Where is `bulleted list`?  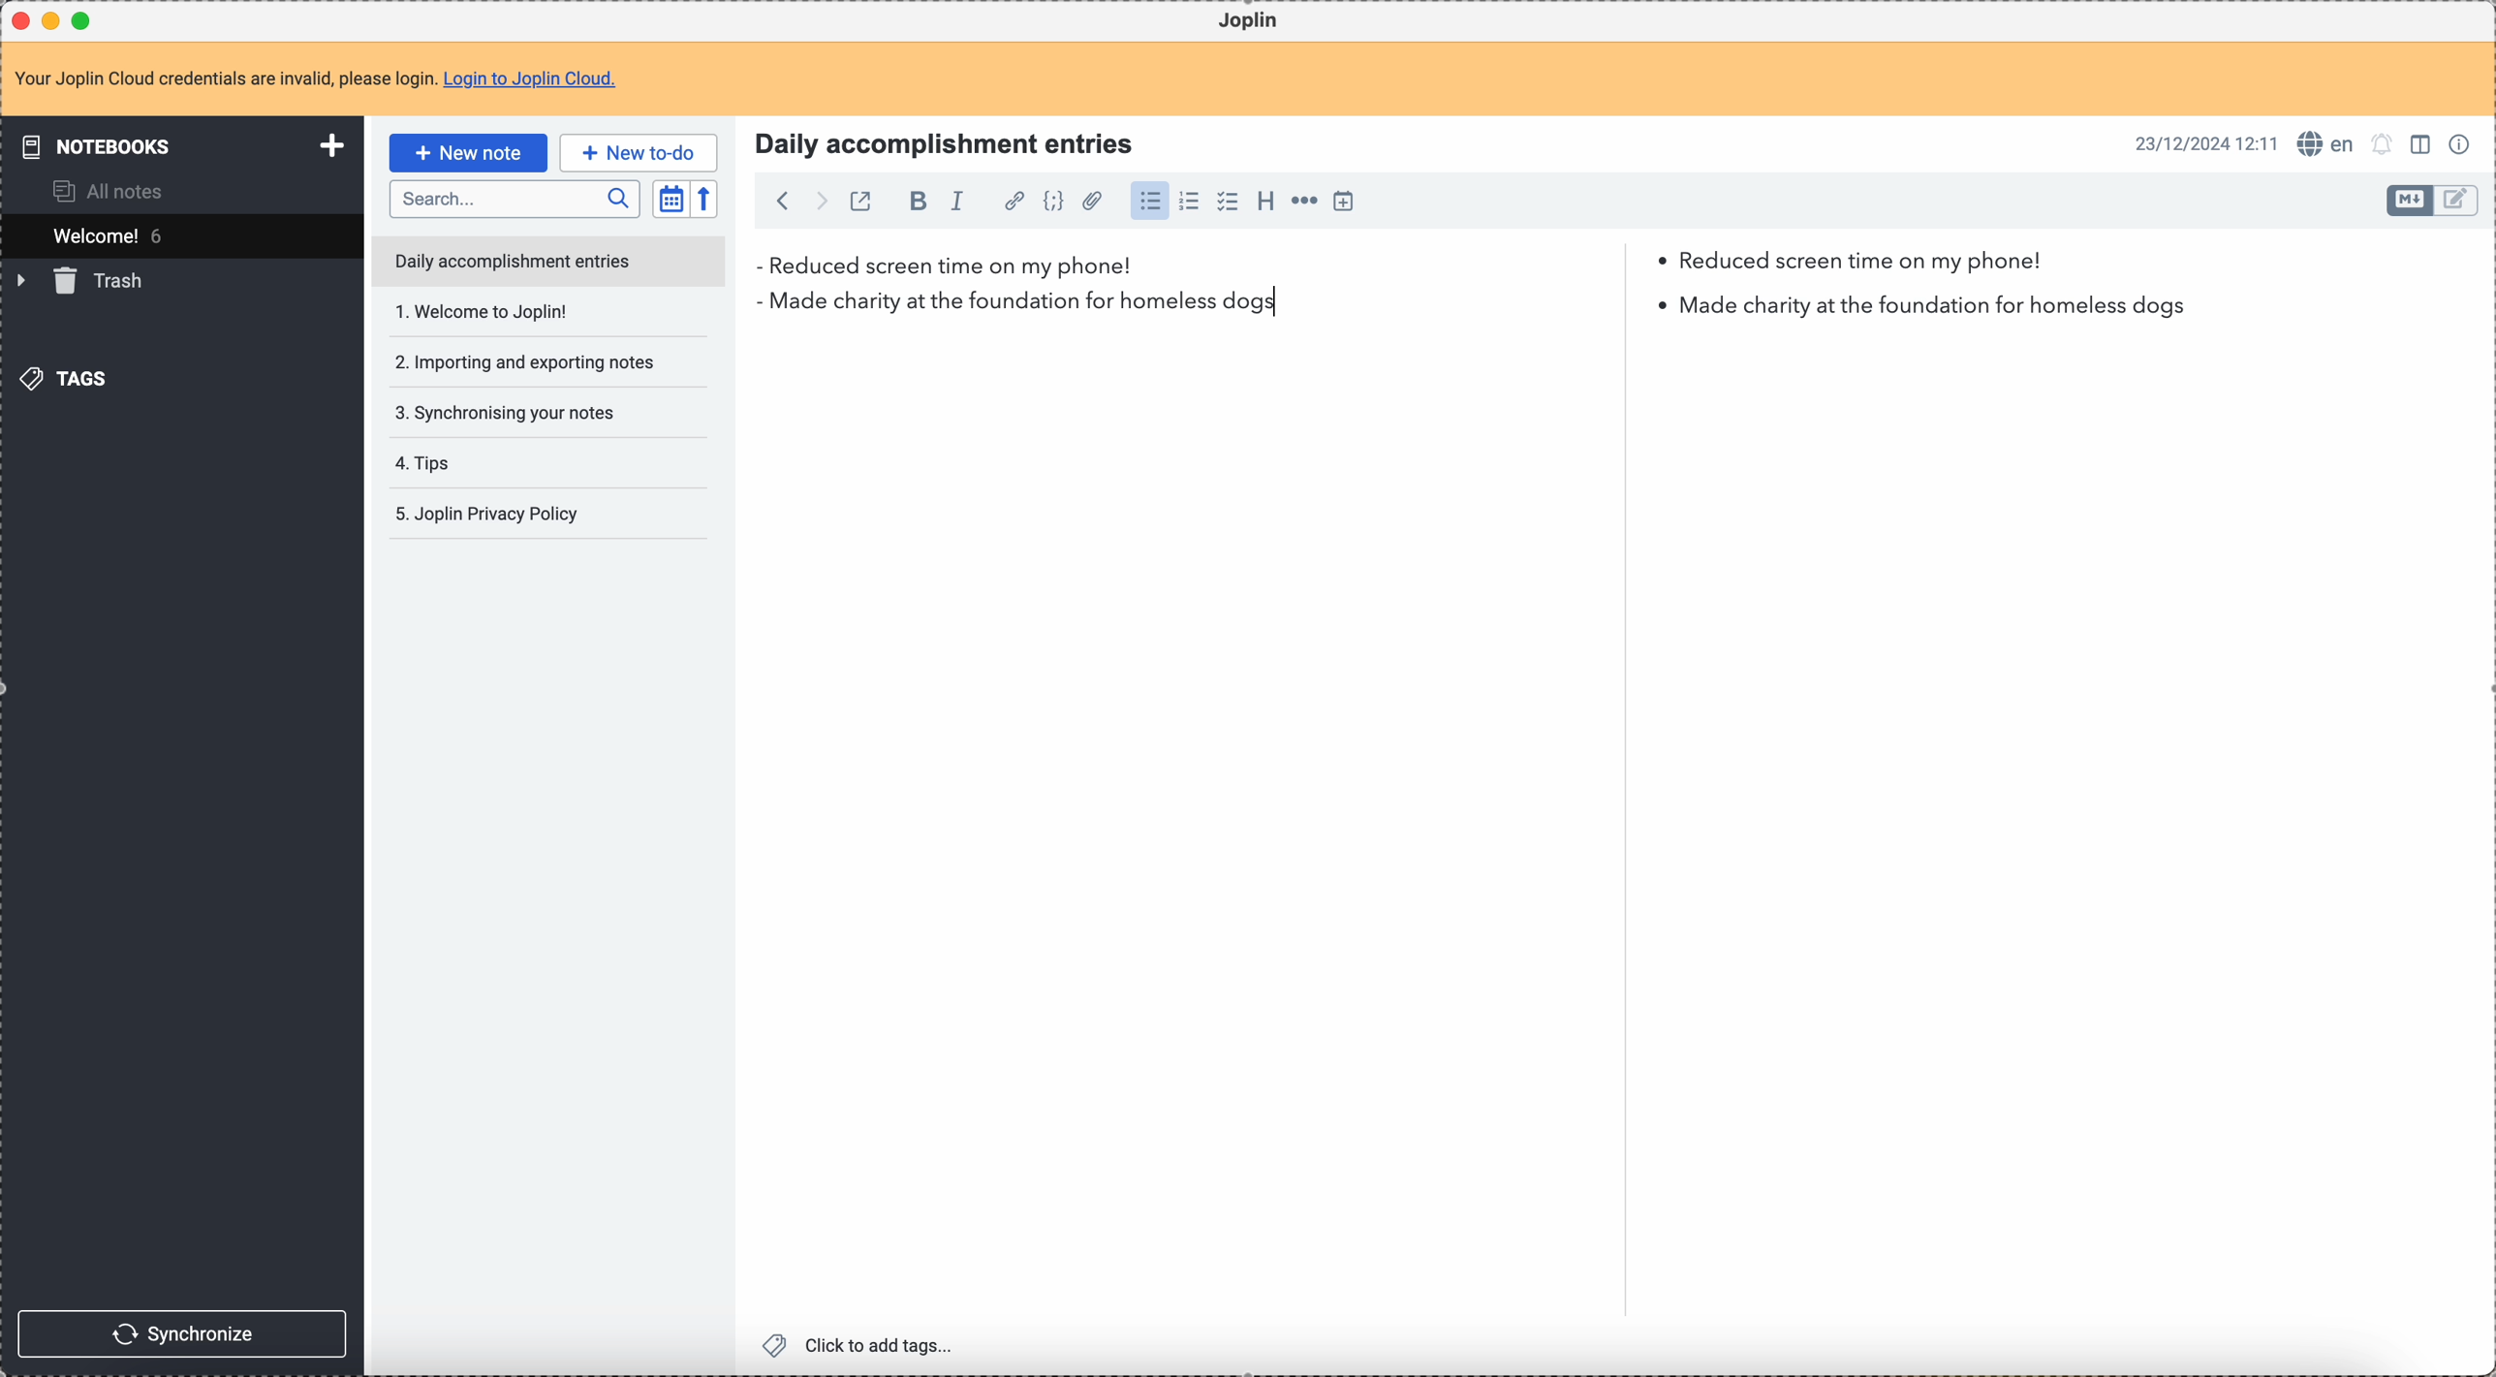
bulleted list is located at coordinates (1150, 203).